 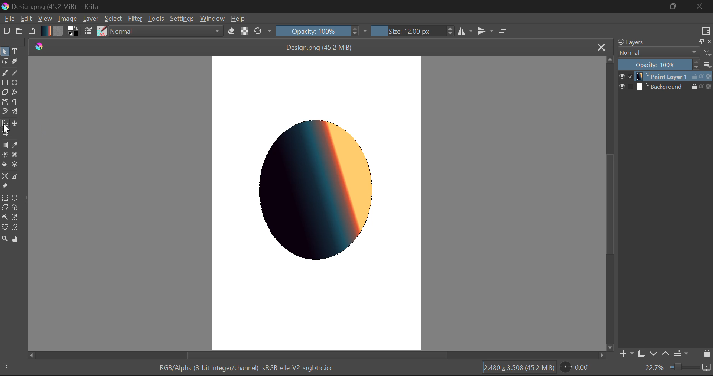 What do you see at coordinates (701, 6) in the screenshot?
I see `Close` at bounding box center [701, 6].